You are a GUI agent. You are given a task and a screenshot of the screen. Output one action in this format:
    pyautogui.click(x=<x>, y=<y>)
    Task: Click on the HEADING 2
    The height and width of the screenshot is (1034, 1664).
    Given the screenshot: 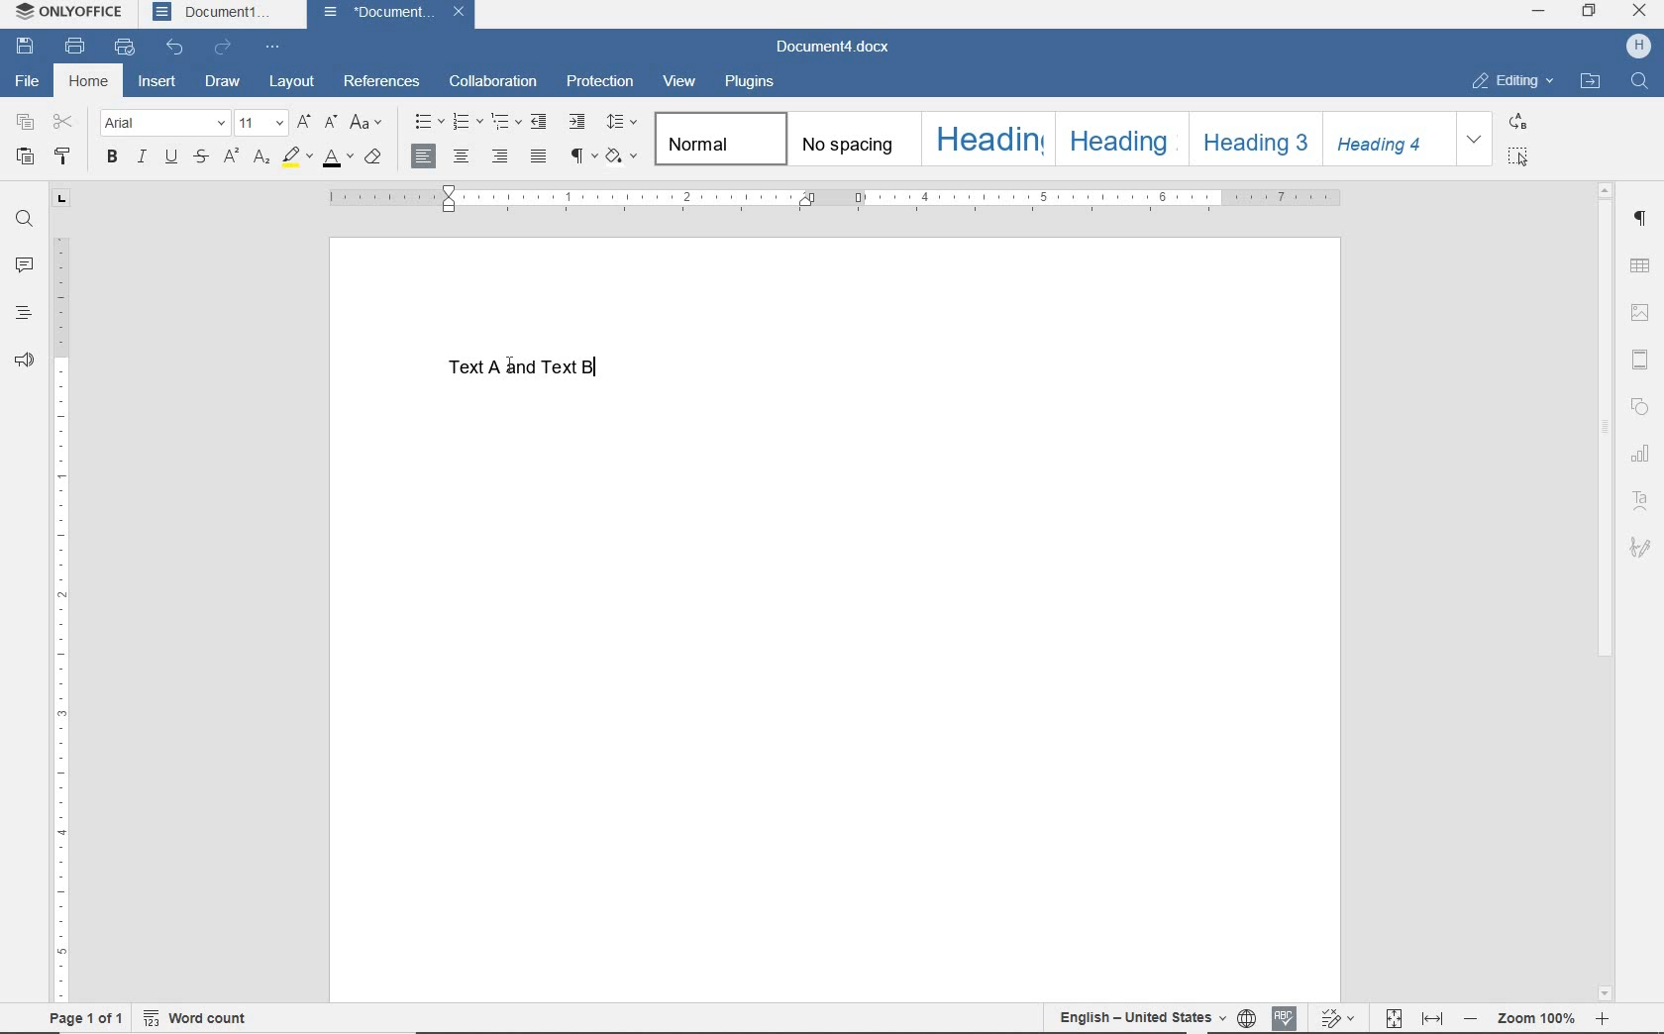 What is the action you would take?
    pyautogui.click(x=1119, y=138)
    